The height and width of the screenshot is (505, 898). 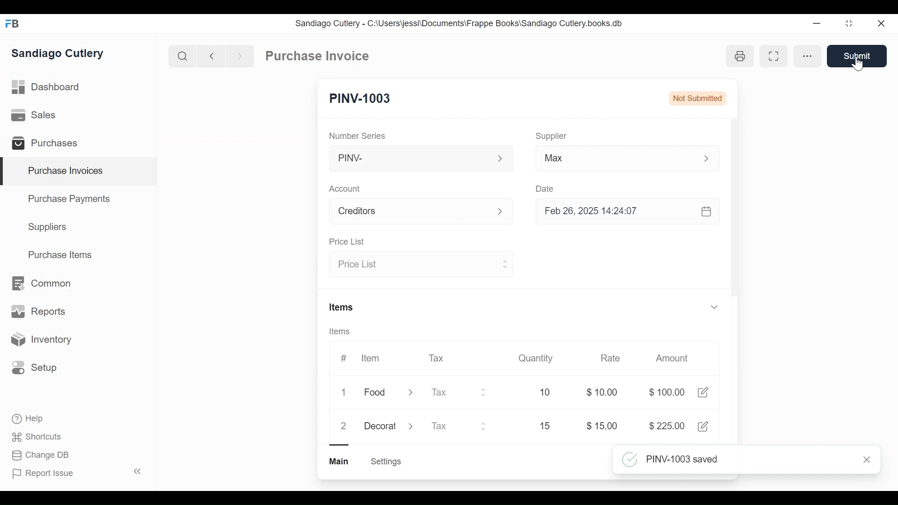 What do you see at coordinates (532, 426) in the screenshot?
I see `15` at bounding box center [532, 426].